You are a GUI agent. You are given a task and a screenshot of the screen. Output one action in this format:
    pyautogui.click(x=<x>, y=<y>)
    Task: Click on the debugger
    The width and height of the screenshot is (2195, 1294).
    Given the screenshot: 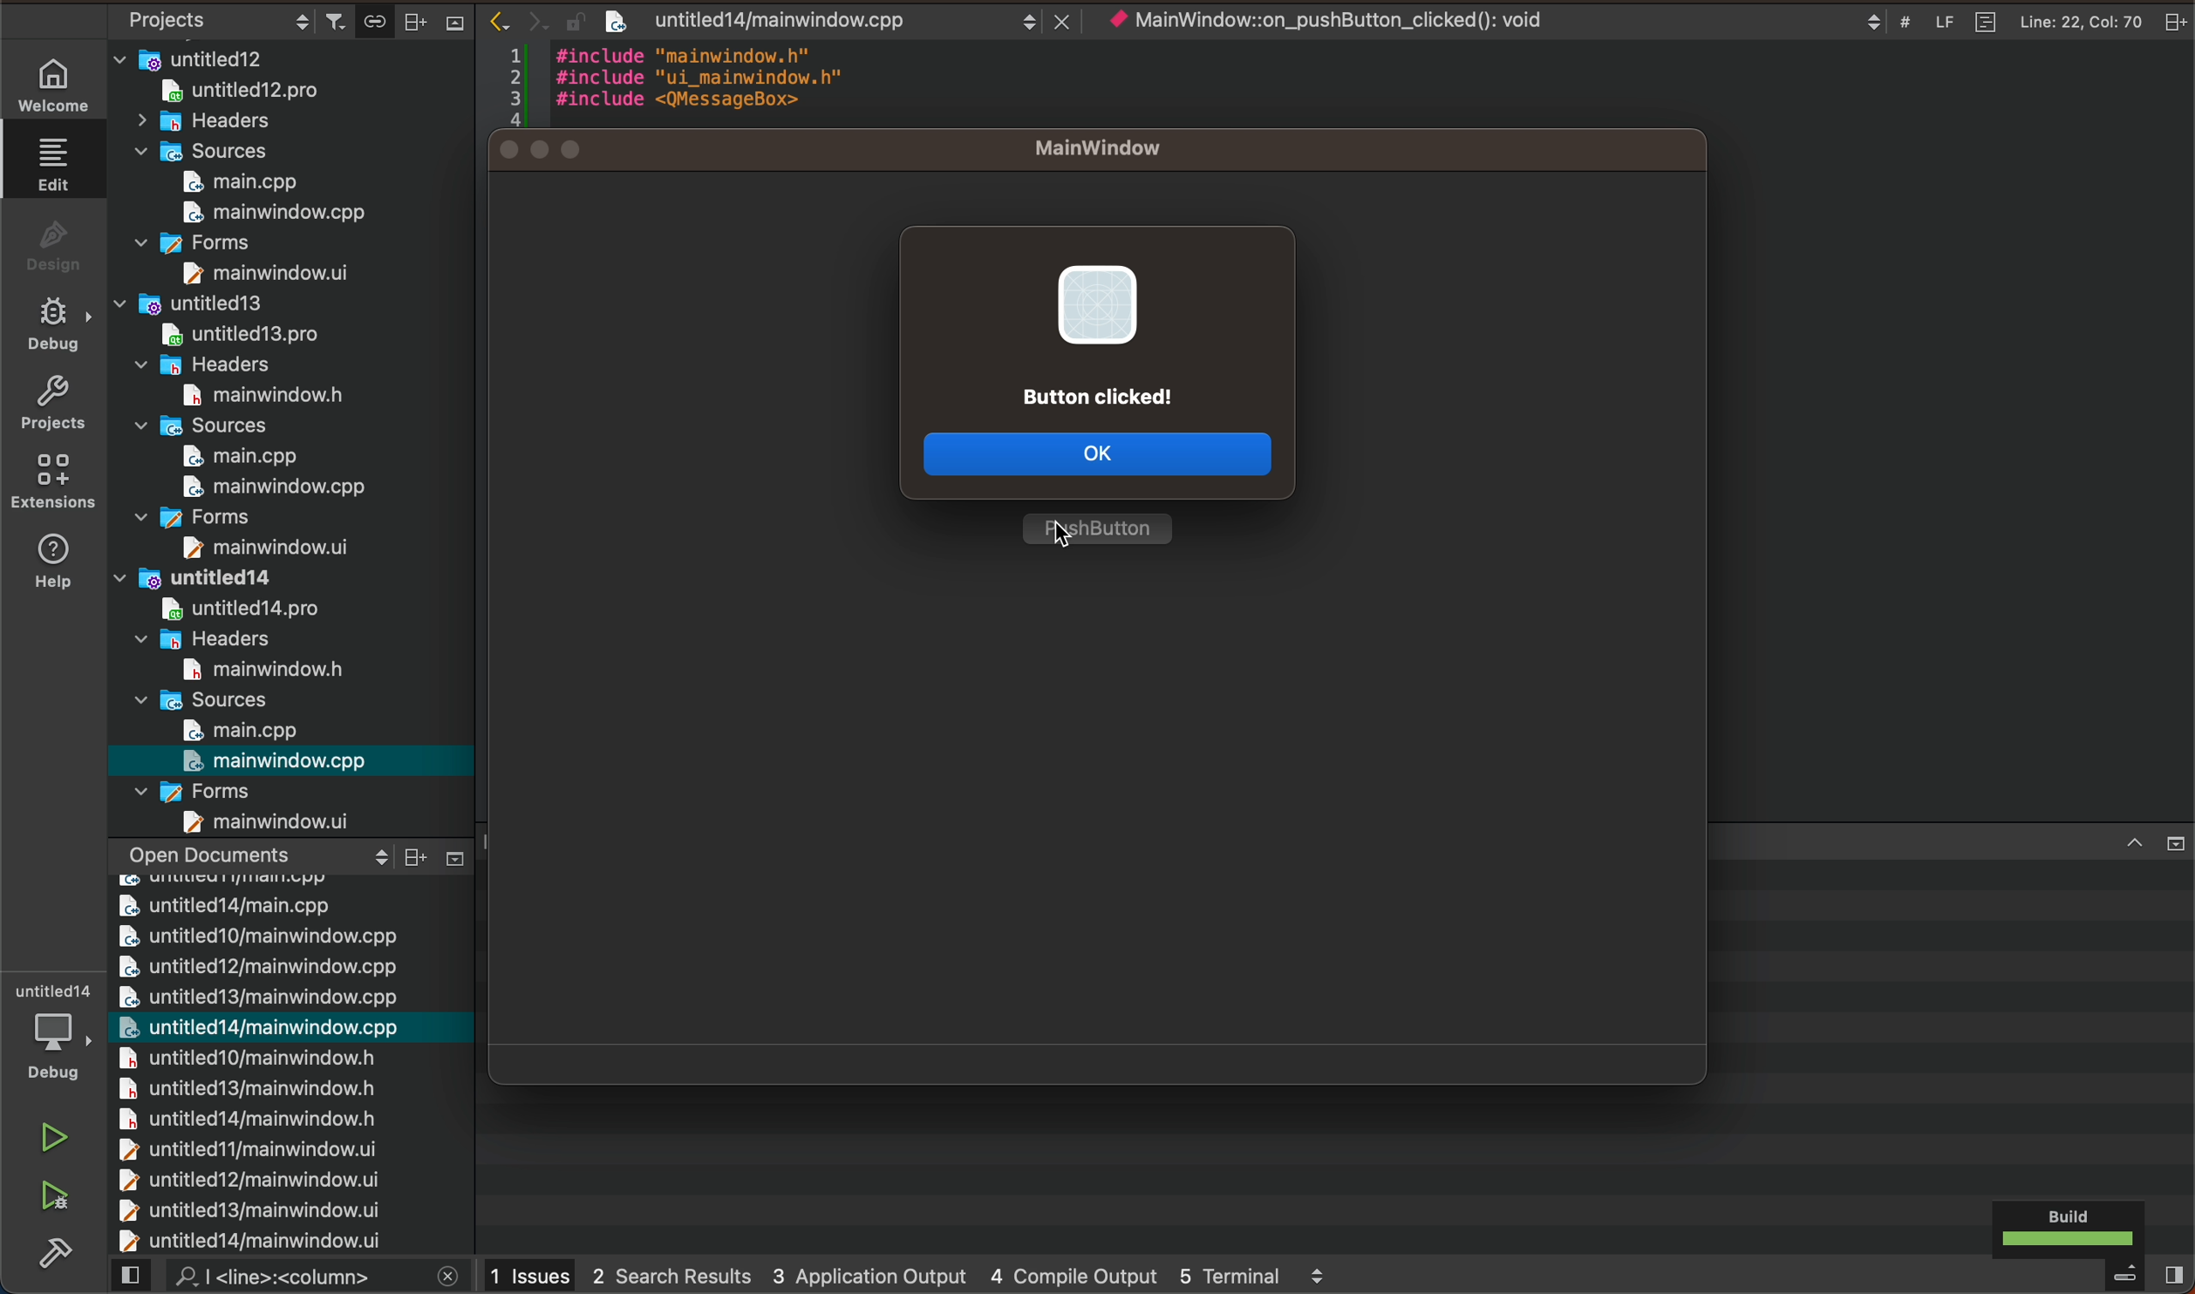 What is the action you would take?
    pyautogui.click(x=58, y=1037)
    